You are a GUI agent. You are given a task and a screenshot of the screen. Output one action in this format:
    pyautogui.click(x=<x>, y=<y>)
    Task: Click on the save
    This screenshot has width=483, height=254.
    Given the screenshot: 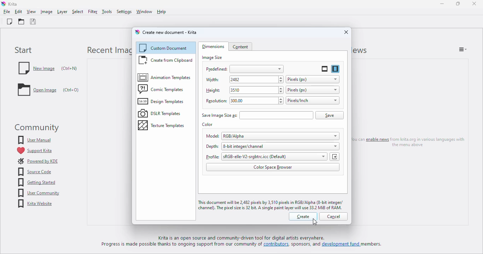 What is the action you would take?
    pyautogui.click(x=33, y=22)
    